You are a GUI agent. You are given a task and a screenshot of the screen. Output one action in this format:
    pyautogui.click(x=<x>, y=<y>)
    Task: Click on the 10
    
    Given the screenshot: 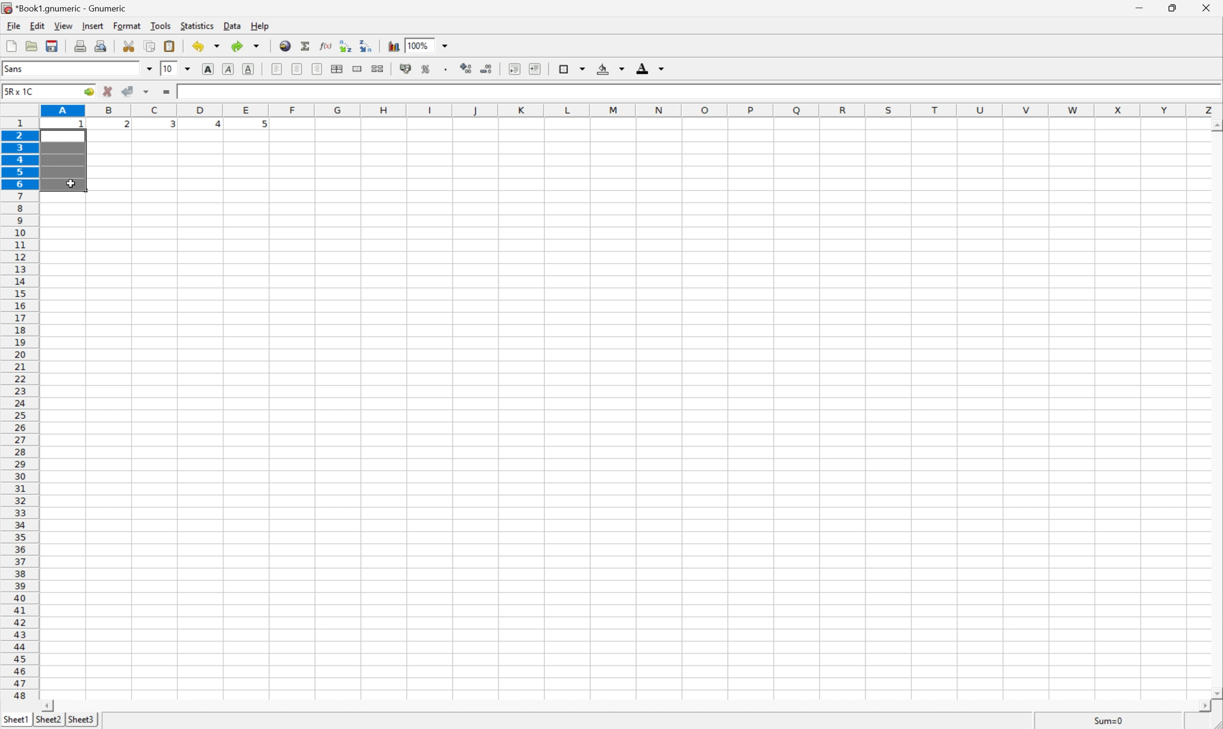 What is the action you would take?
    pyautogui.click(x=168, y=69)
    